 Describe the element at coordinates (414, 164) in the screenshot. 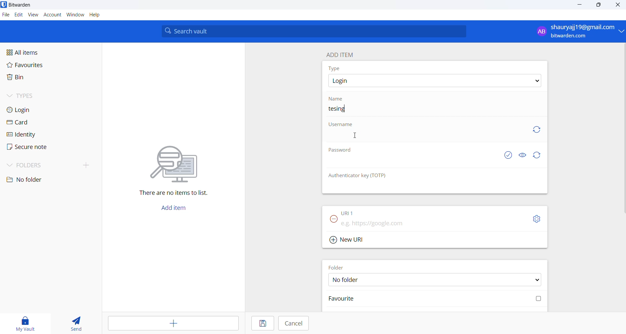

I see `Password input box` at that location.